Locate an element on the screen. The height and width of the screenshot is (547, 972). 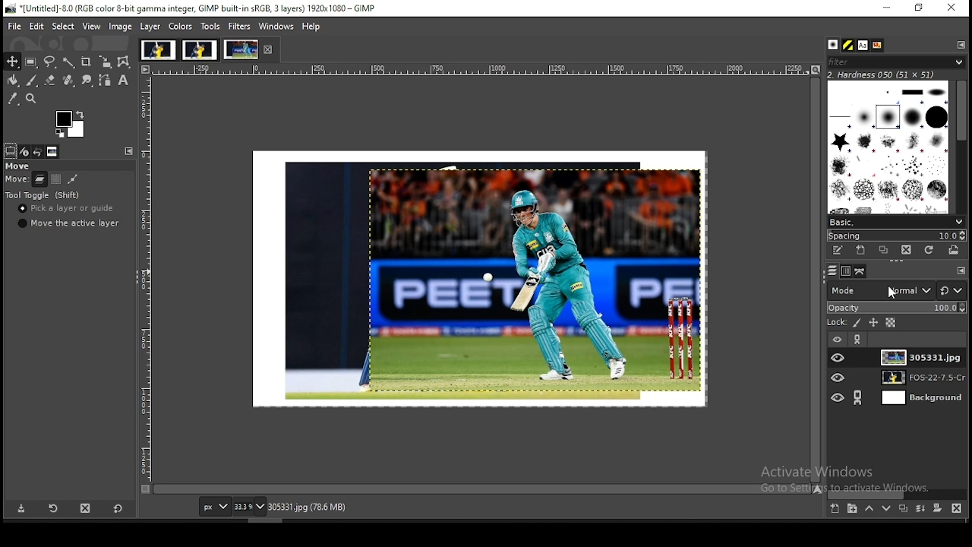
image is located at coordinates (158, 49).